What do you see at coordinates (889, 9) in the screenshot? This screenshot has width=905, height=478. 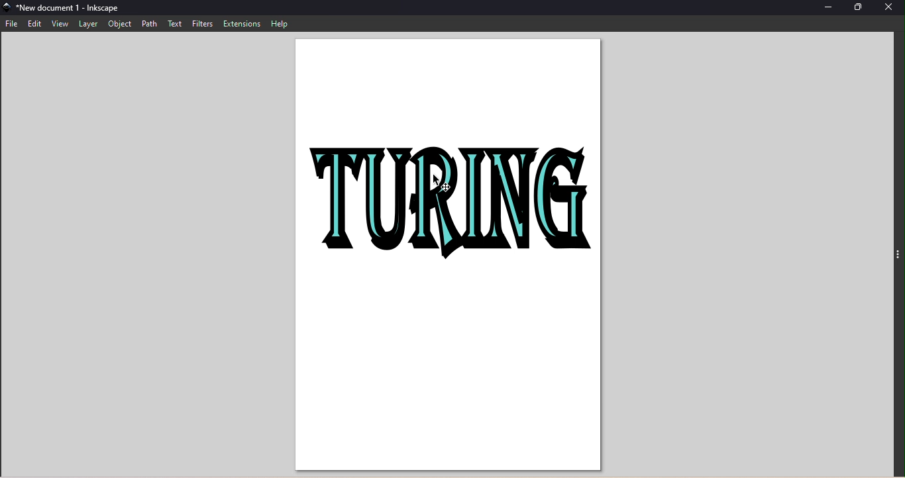 I see `Close` at bounding box center [889, 9].